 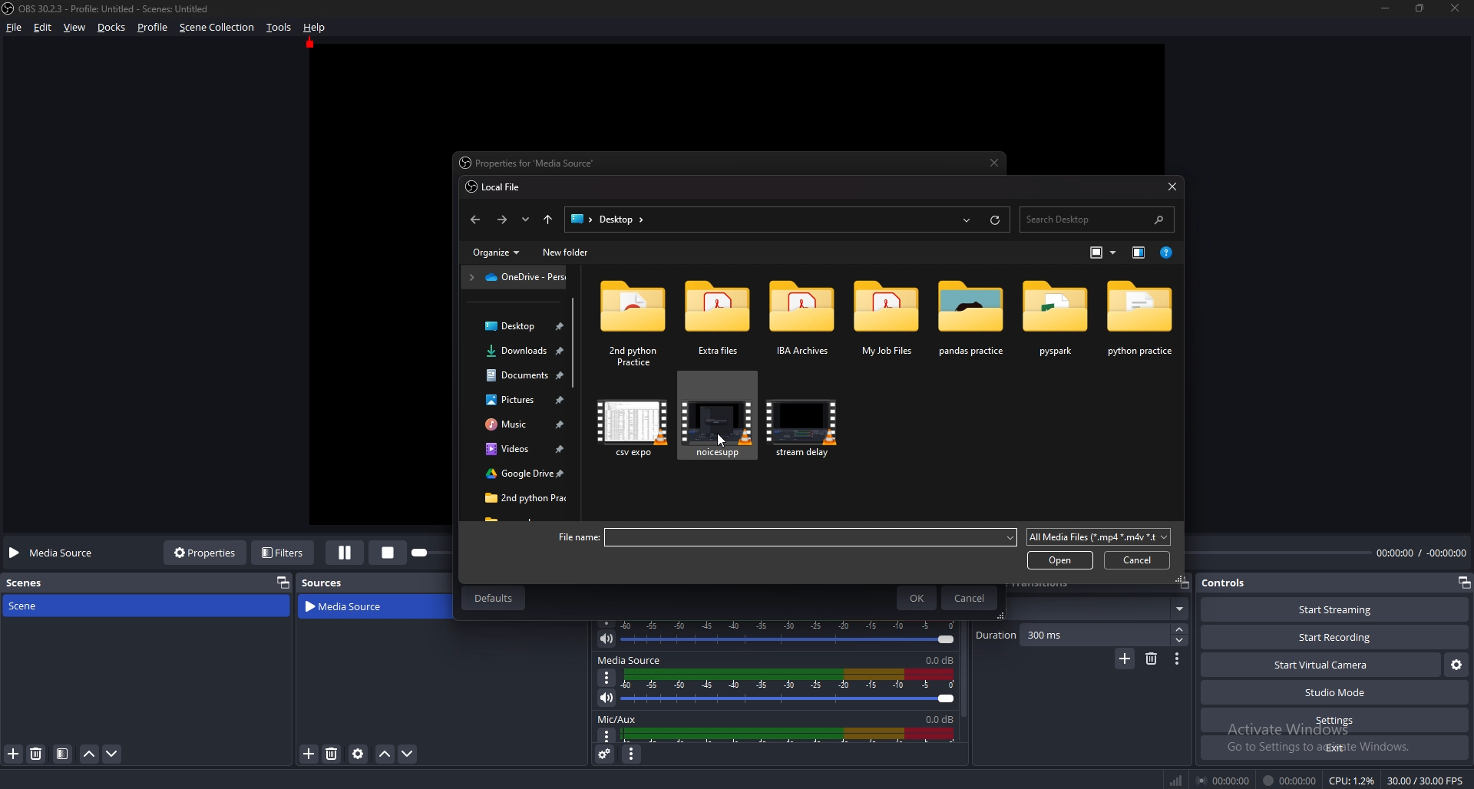 I want to click on File names, so click(x=786, y=538).